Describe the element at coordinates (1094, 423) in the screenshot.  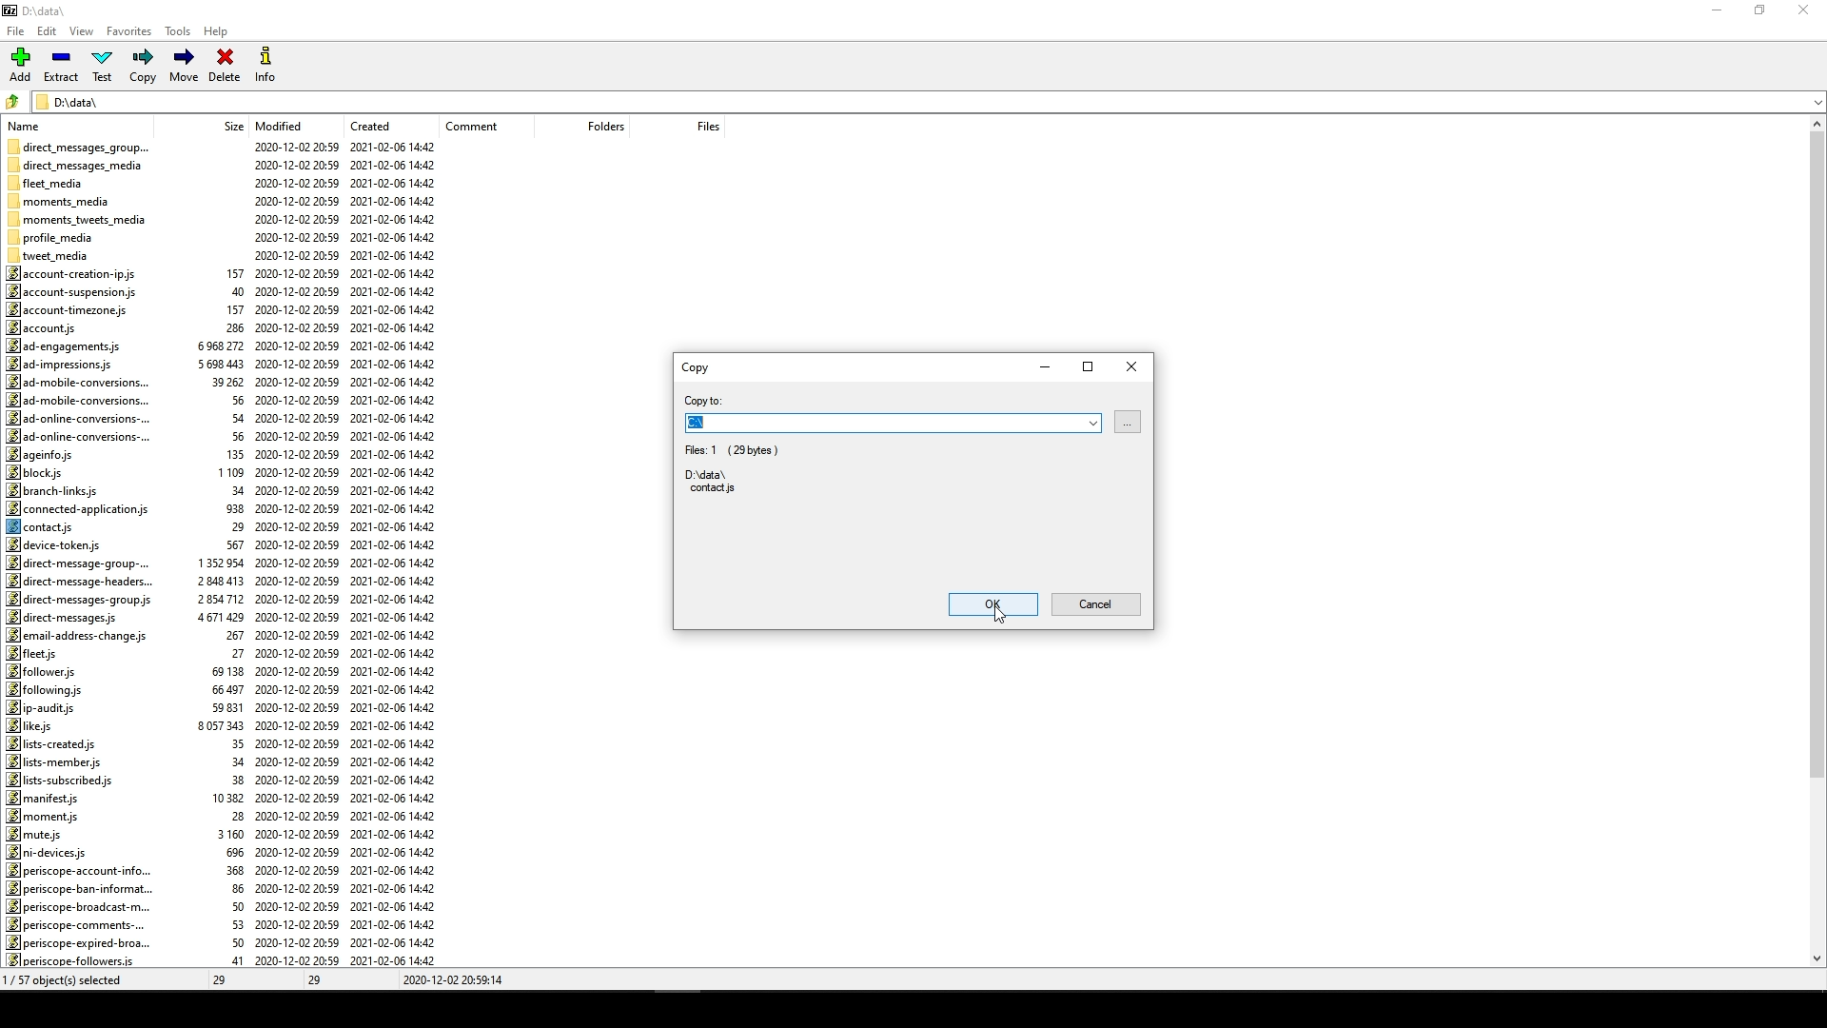
I see `Dropdown` at that location.